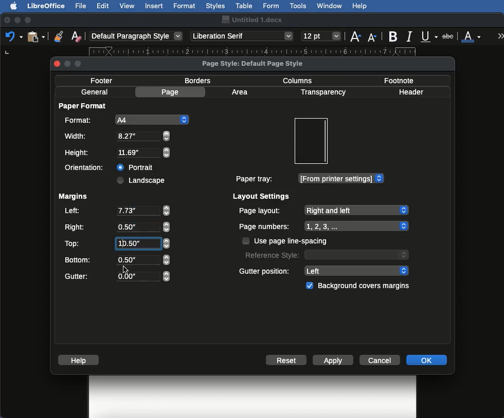 Image resolution: width=504 pixels, height=418 pixels. I want to click on File, so click(82, 6).